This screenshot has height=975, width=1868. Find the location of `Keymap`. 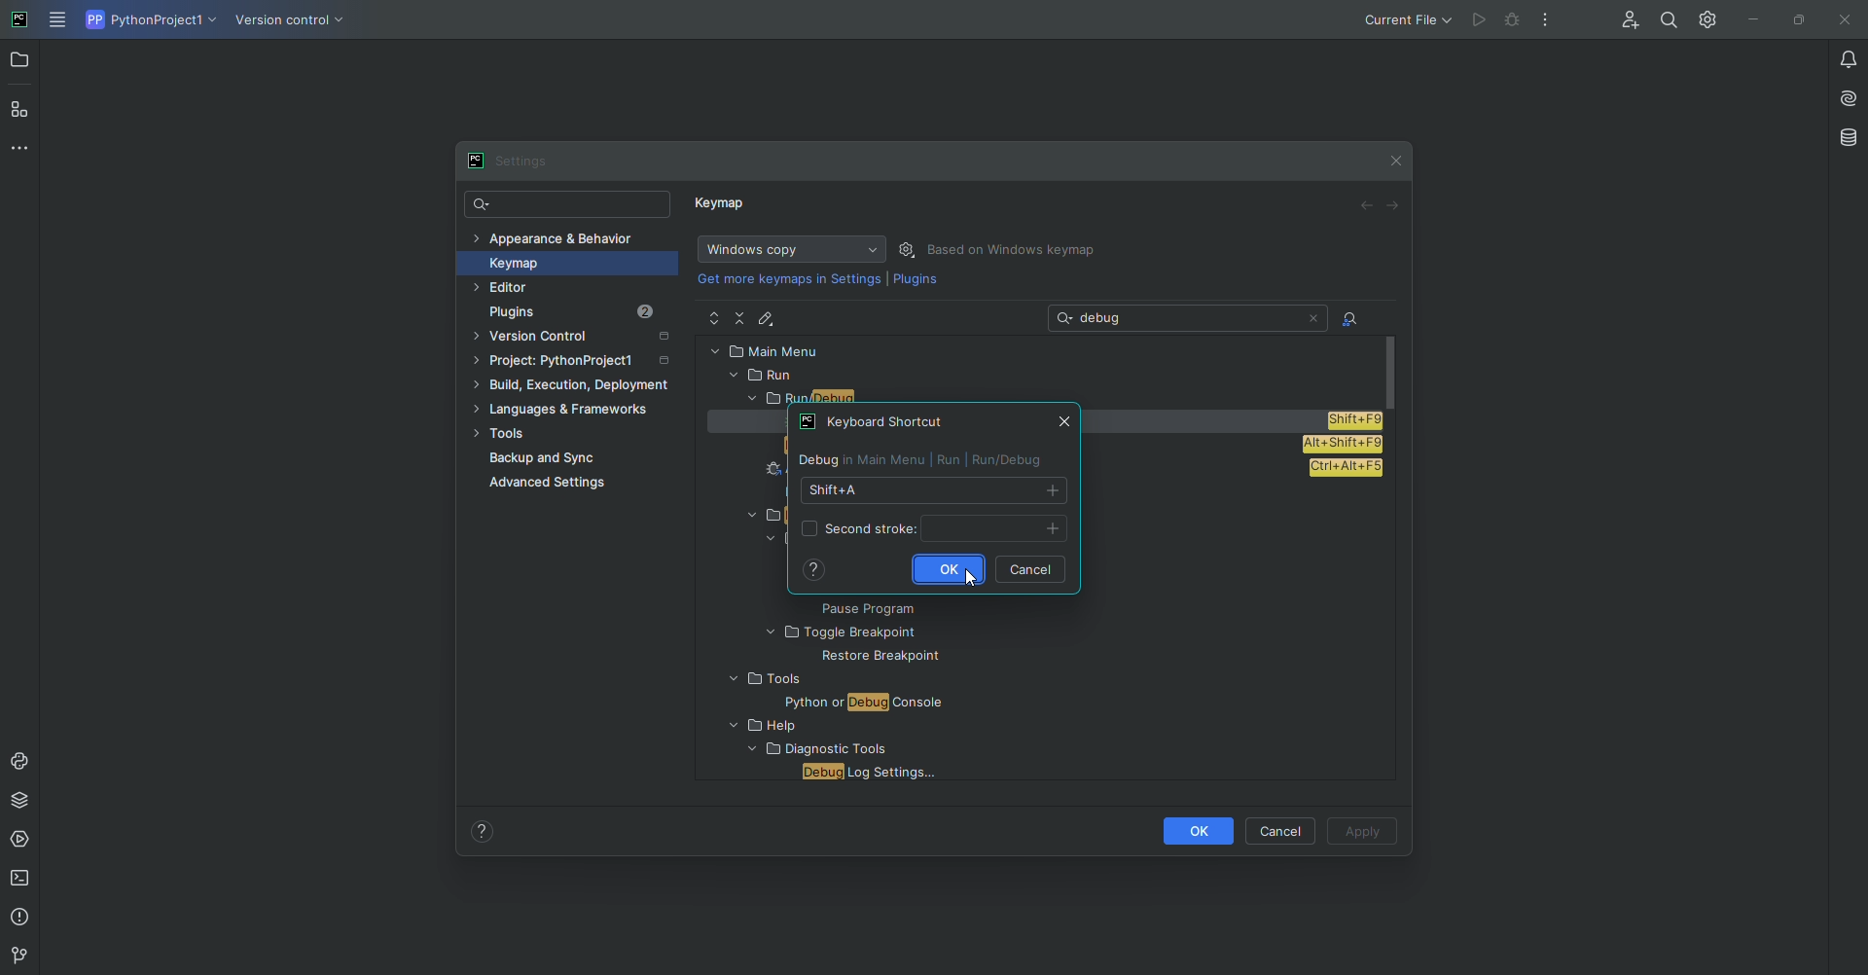

Keymap is located at coordinates (560, 263).